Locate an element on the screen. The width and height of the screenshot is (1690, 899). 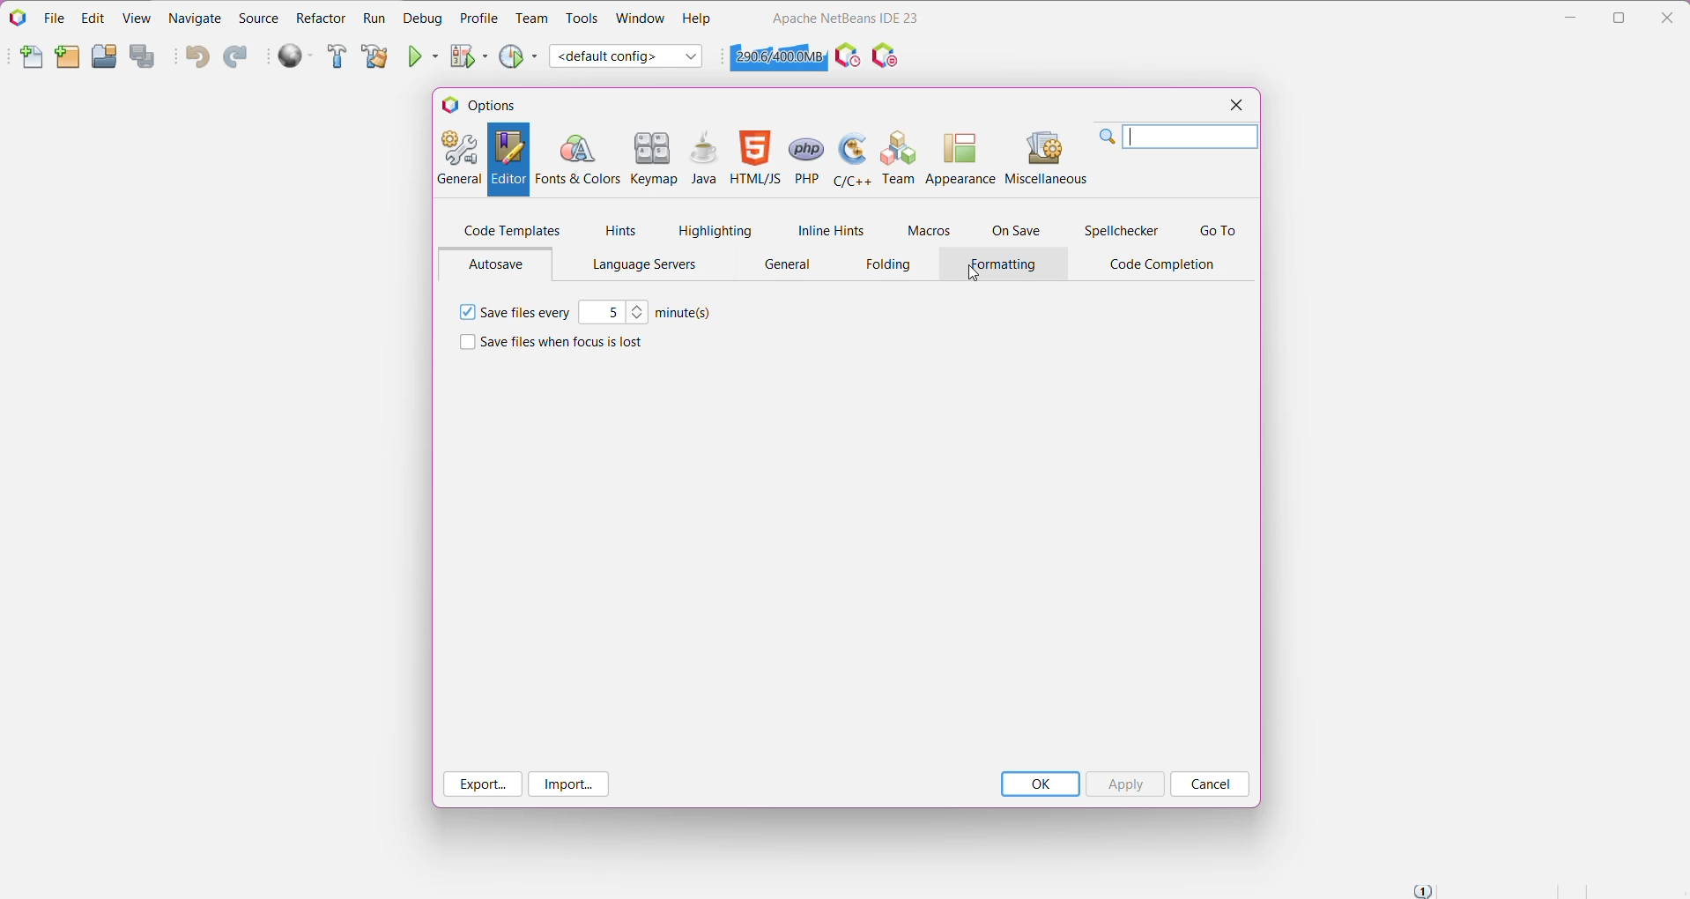
Build Project is located at coordinates (337, 57).